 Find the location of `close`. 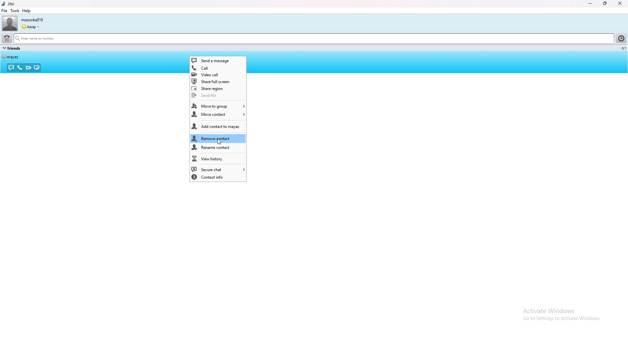

close is located at coordinates (619, 4).